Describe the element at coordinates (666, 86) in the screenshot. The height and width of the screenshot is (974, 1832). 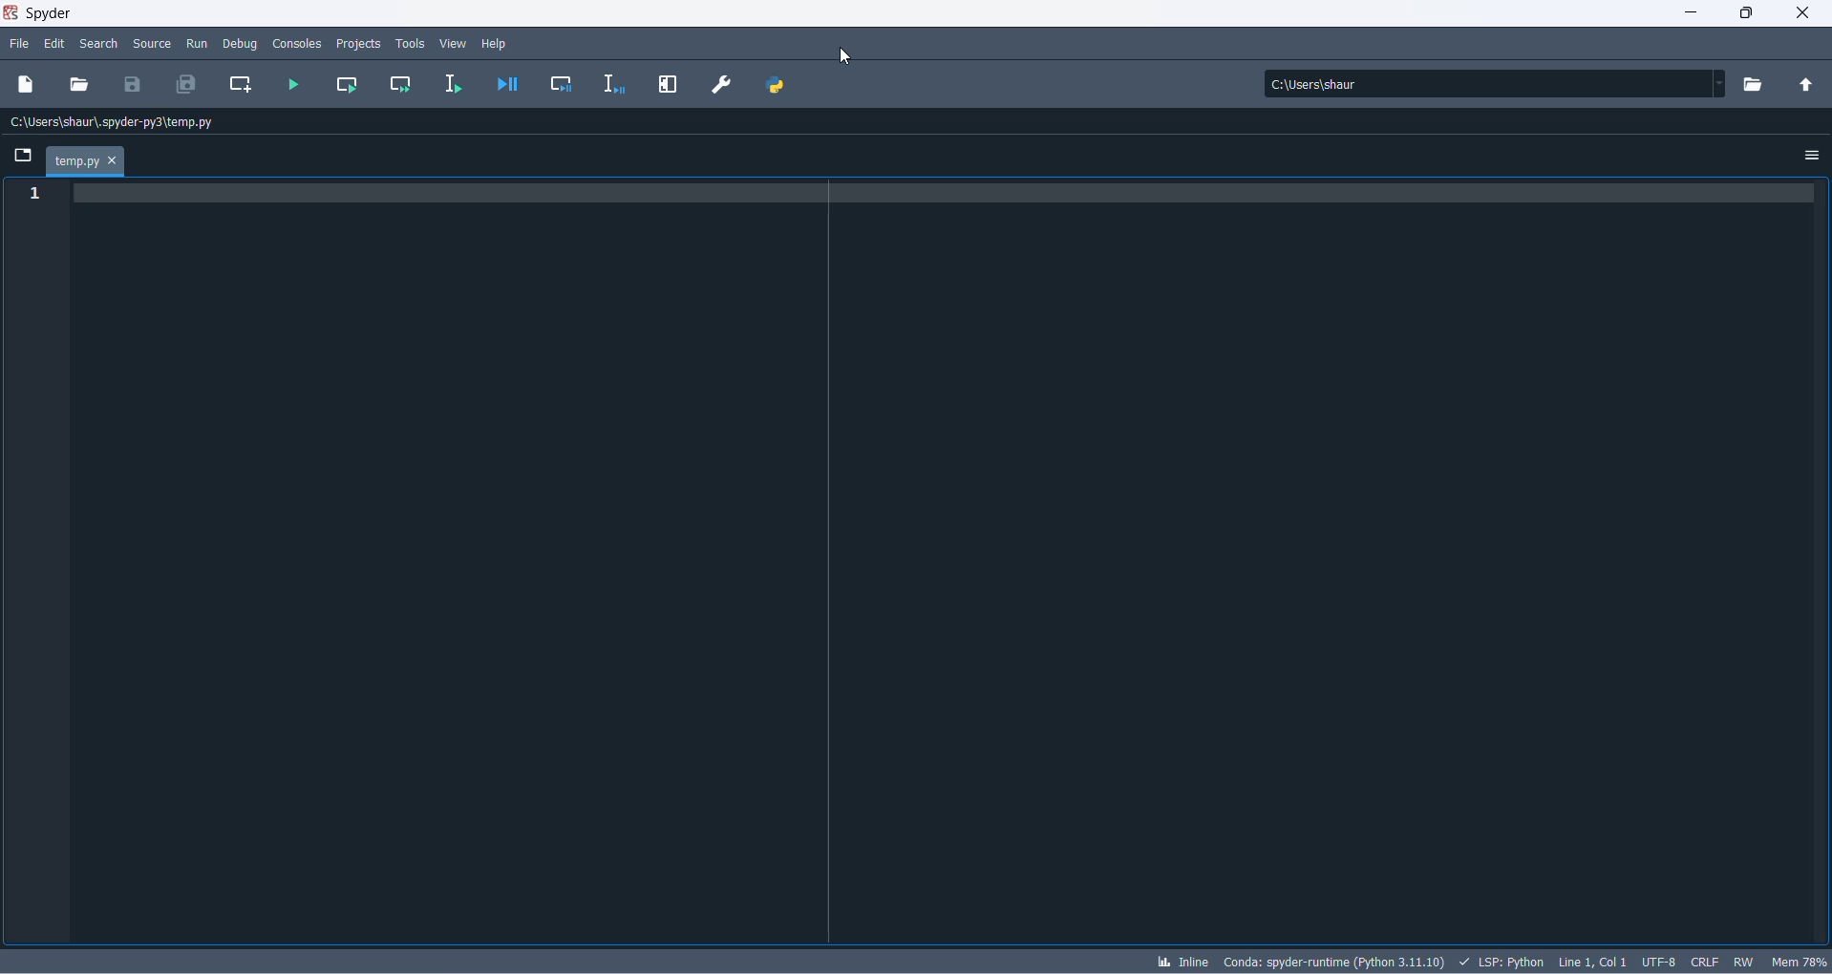
I see `MAXIMIZE CURRENT PANE` at that location.